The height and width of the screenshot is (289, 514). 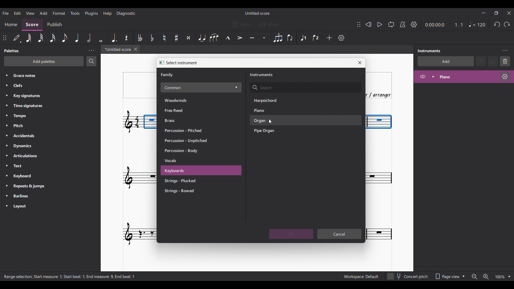 I want to click on Slur, so click(x=214, y=38).